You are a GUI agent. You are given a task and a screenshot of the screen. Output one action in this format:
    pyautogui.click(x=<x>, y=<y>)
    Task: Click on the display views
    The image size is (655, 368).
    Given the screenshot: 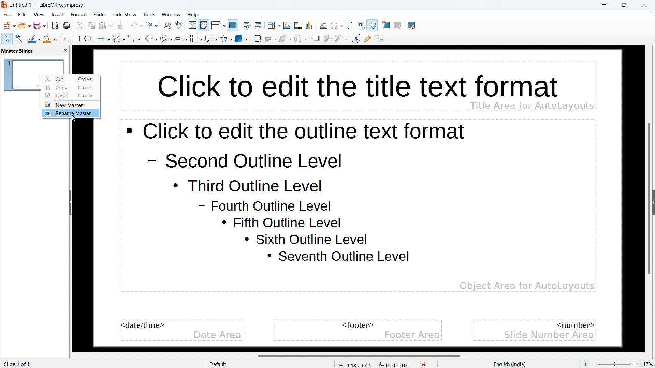 What is the action you would take?
    pyautogui.click(x=218, y=25)
    